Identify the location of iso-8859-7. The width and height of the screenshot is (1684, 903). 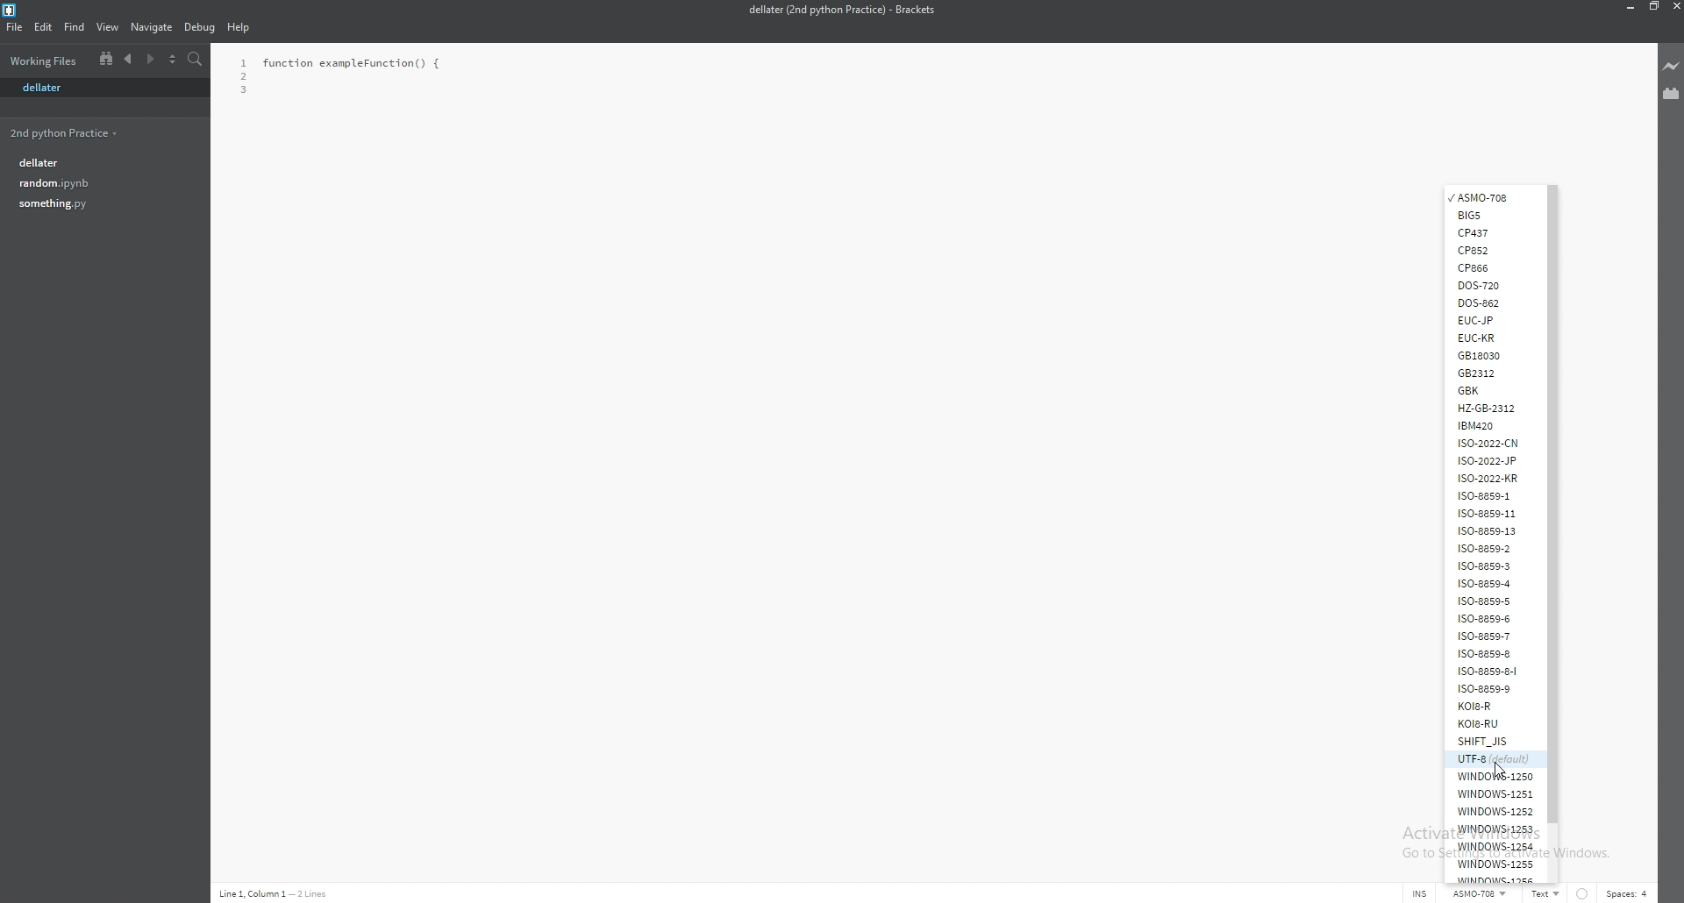
(1494, 636).